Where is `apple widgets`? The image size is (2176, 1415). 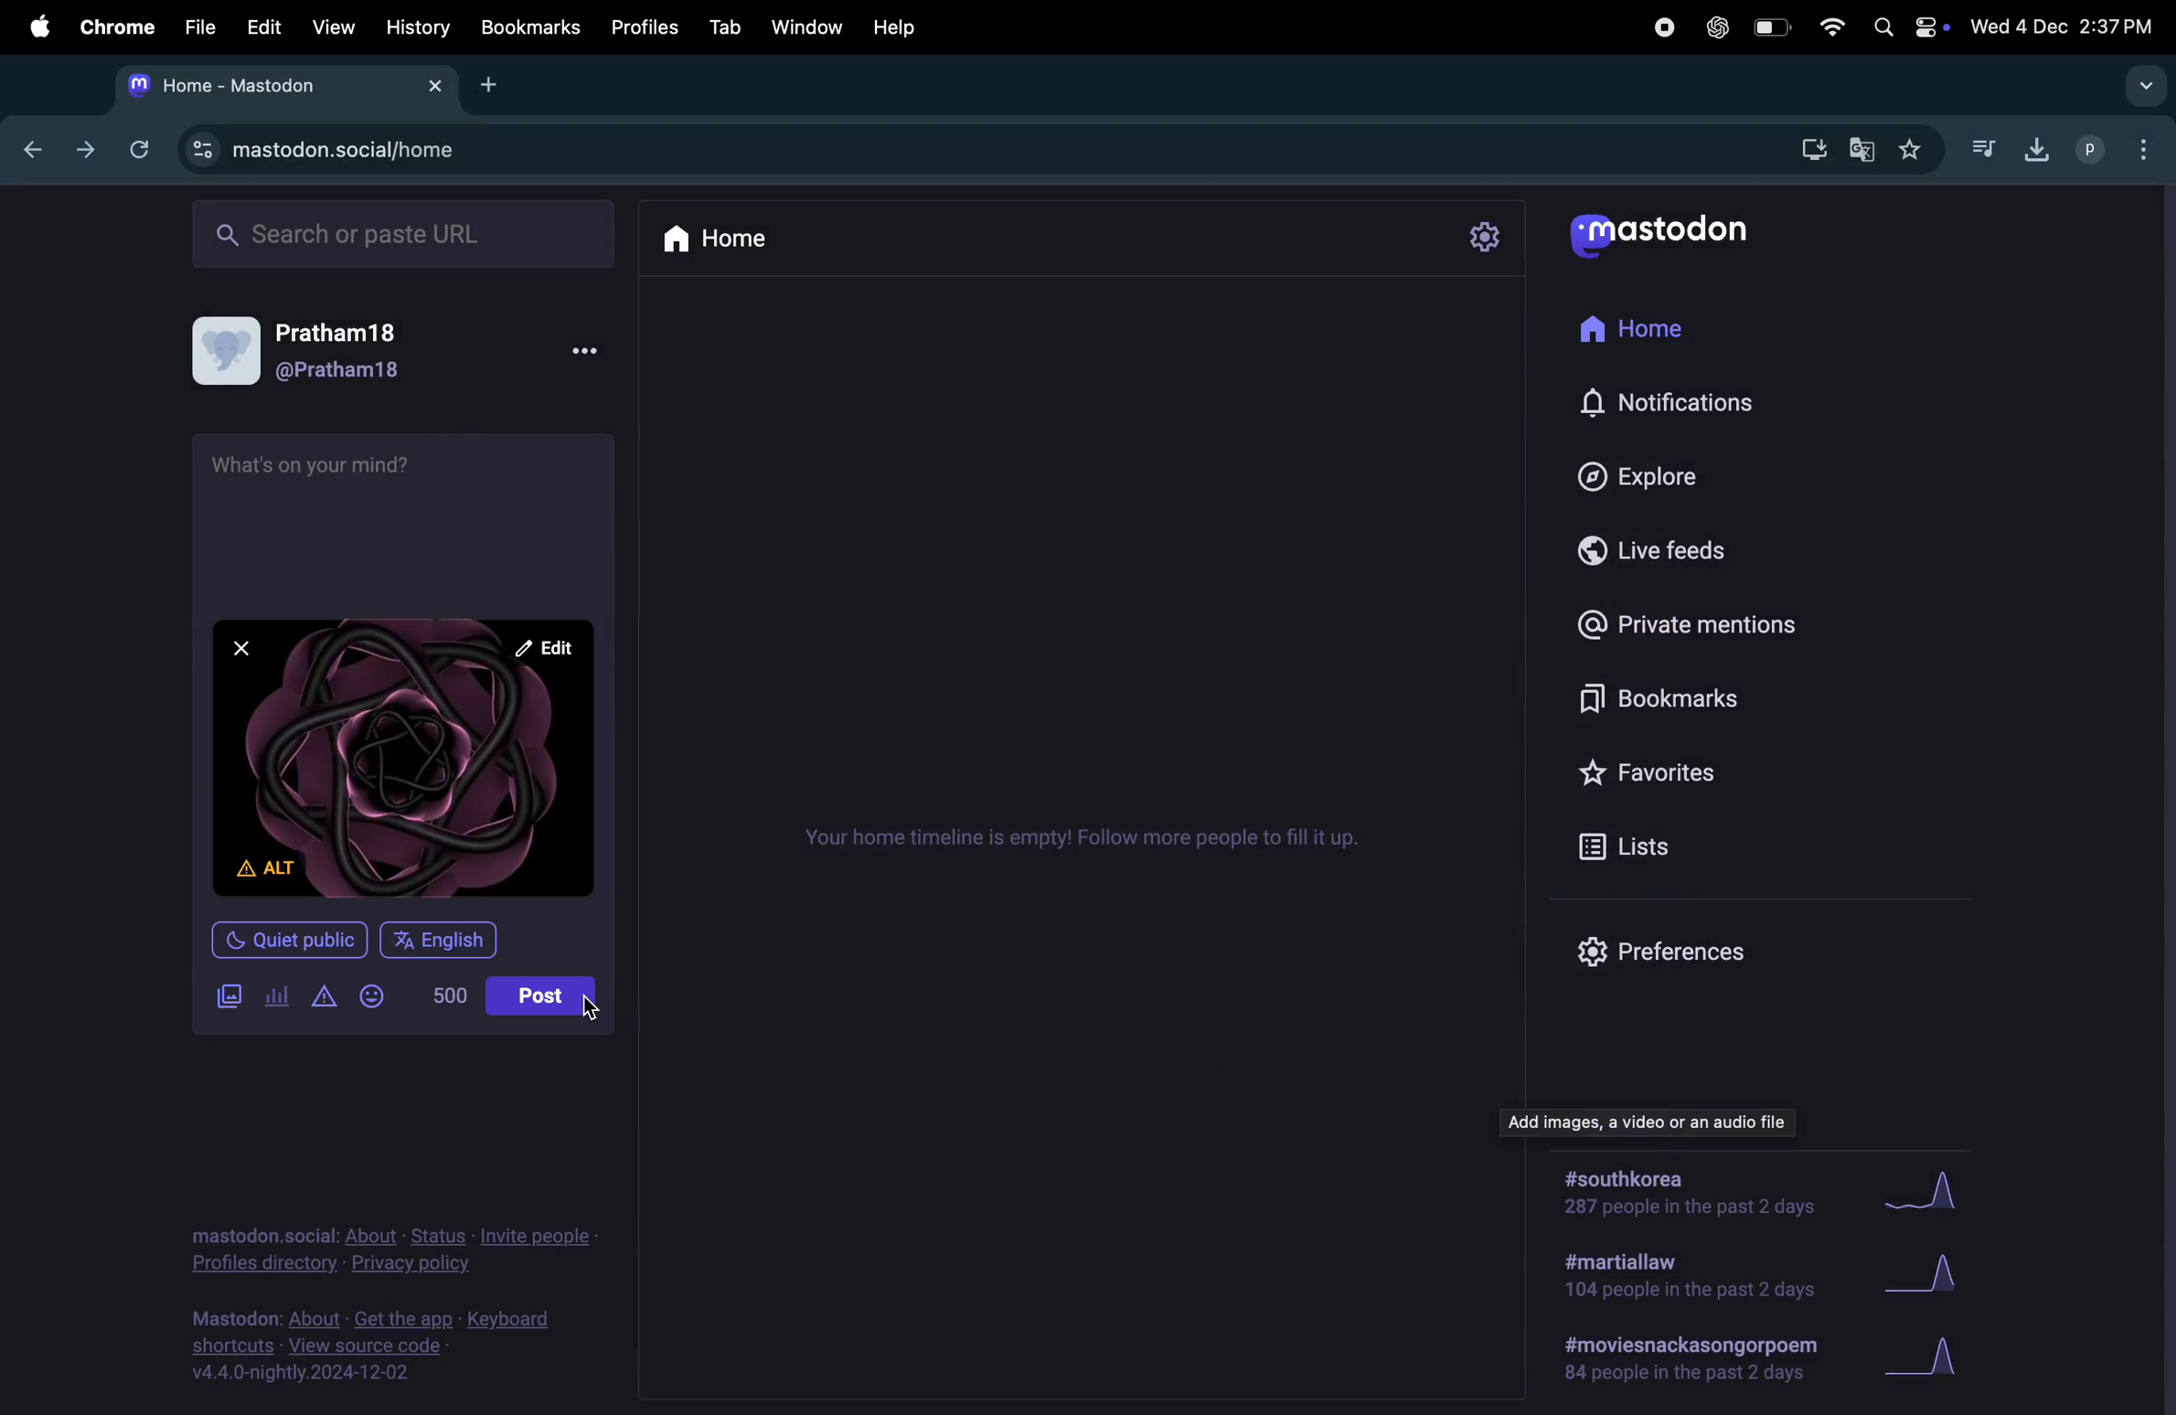
apple widgets is located at coordinates (1908, 25).